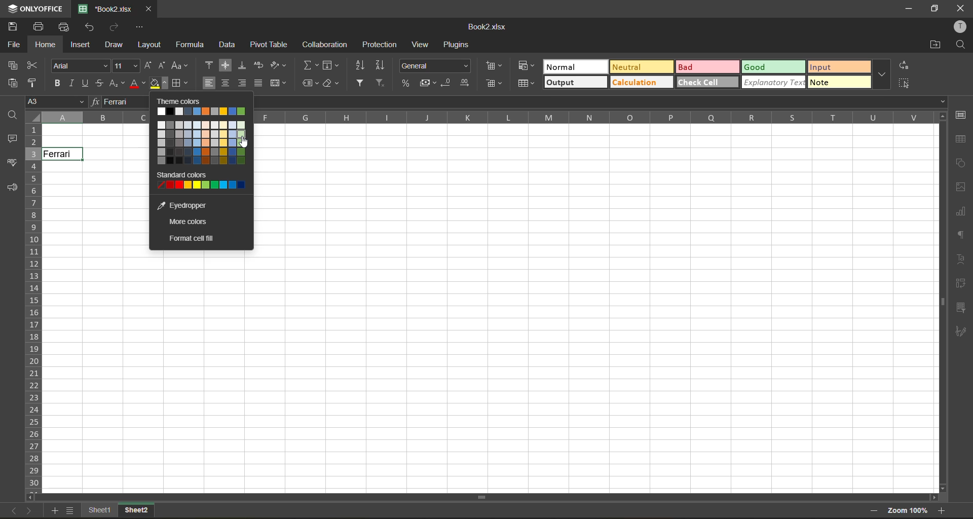 The height and width of the screenshot is (519, 973). I want to click on cut, so click(34, 65).